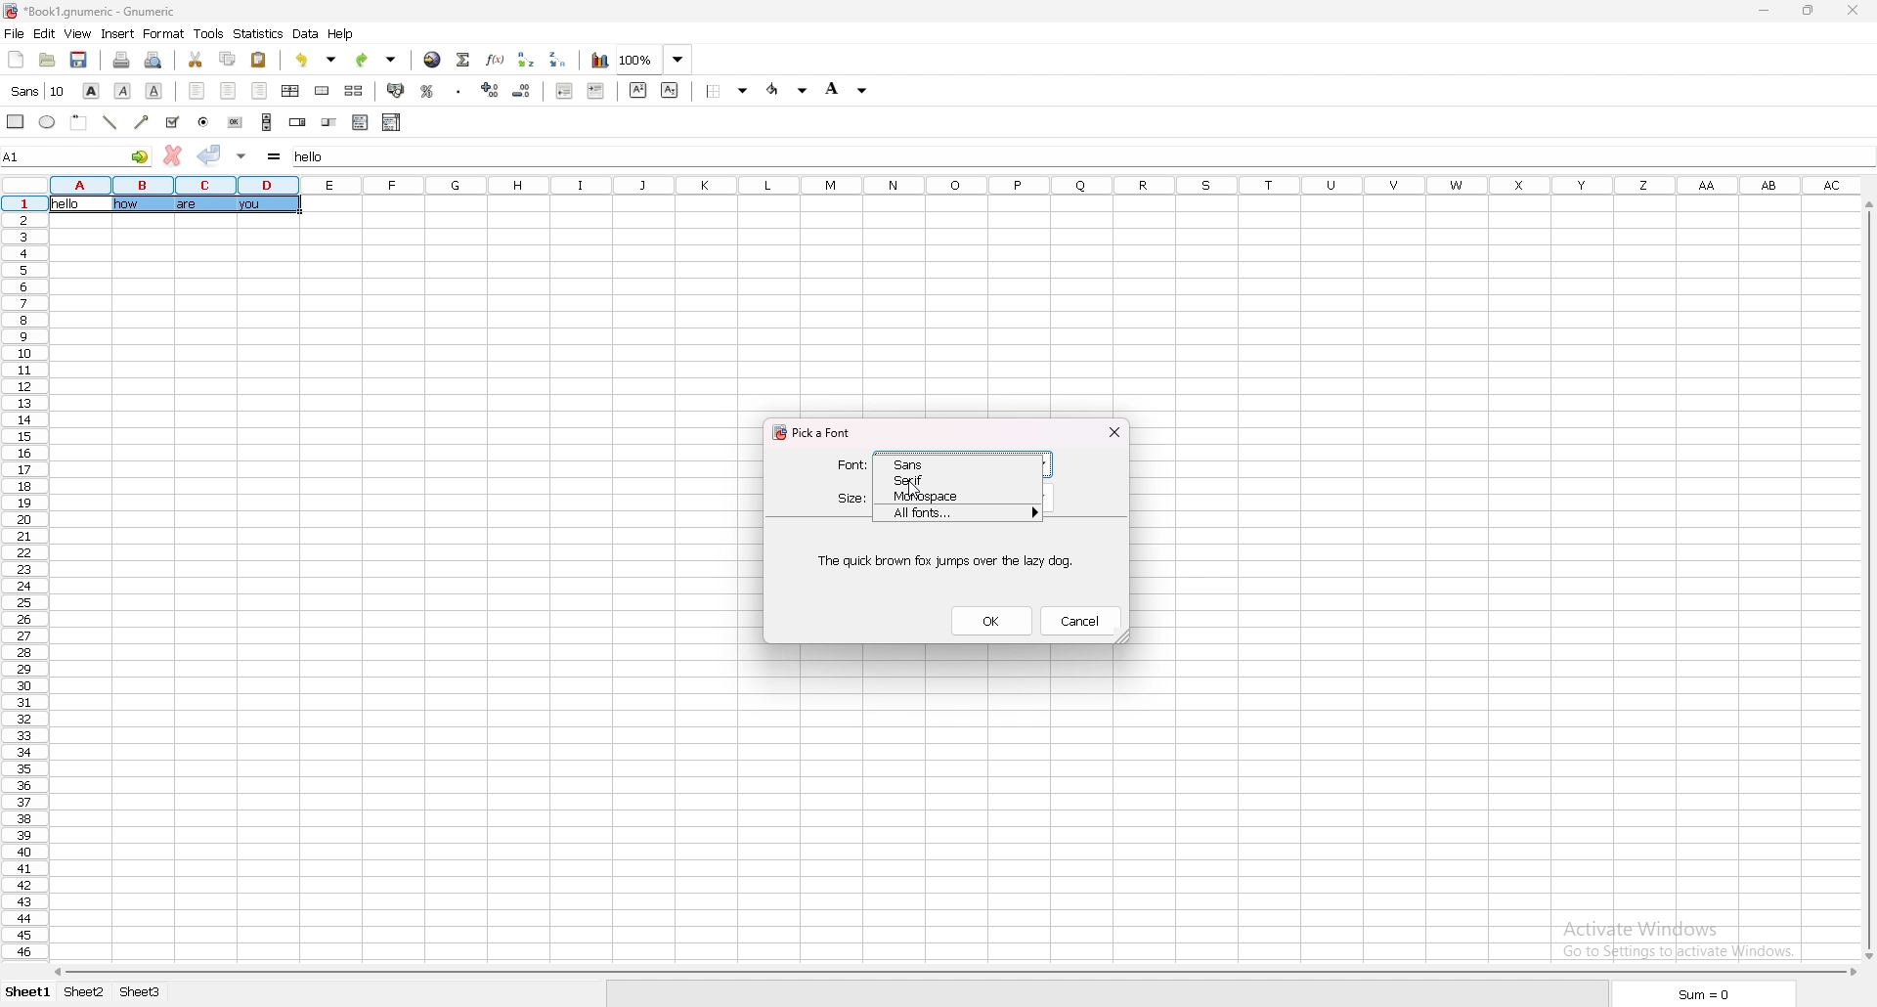 Image resolution: width=1877 pixels, height=1007 pixels. Describe the element at coordinates (267, 122) in the screenshot. I see `scroll bar` at that location.